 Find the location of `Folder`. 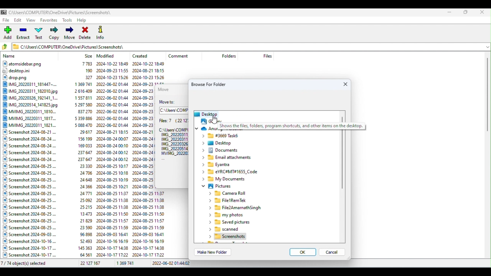

Folder is located at coordinates (225, 180).